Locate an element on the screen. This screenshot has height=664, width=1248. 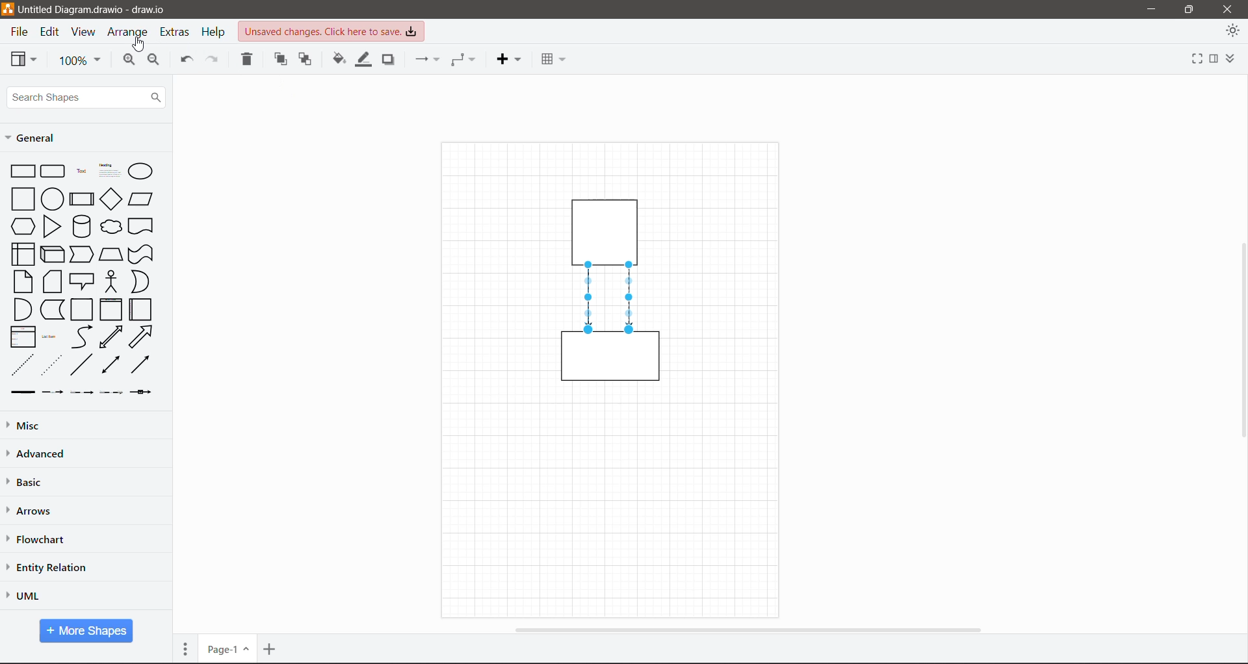
connector label is located at coordinates (53, 392).